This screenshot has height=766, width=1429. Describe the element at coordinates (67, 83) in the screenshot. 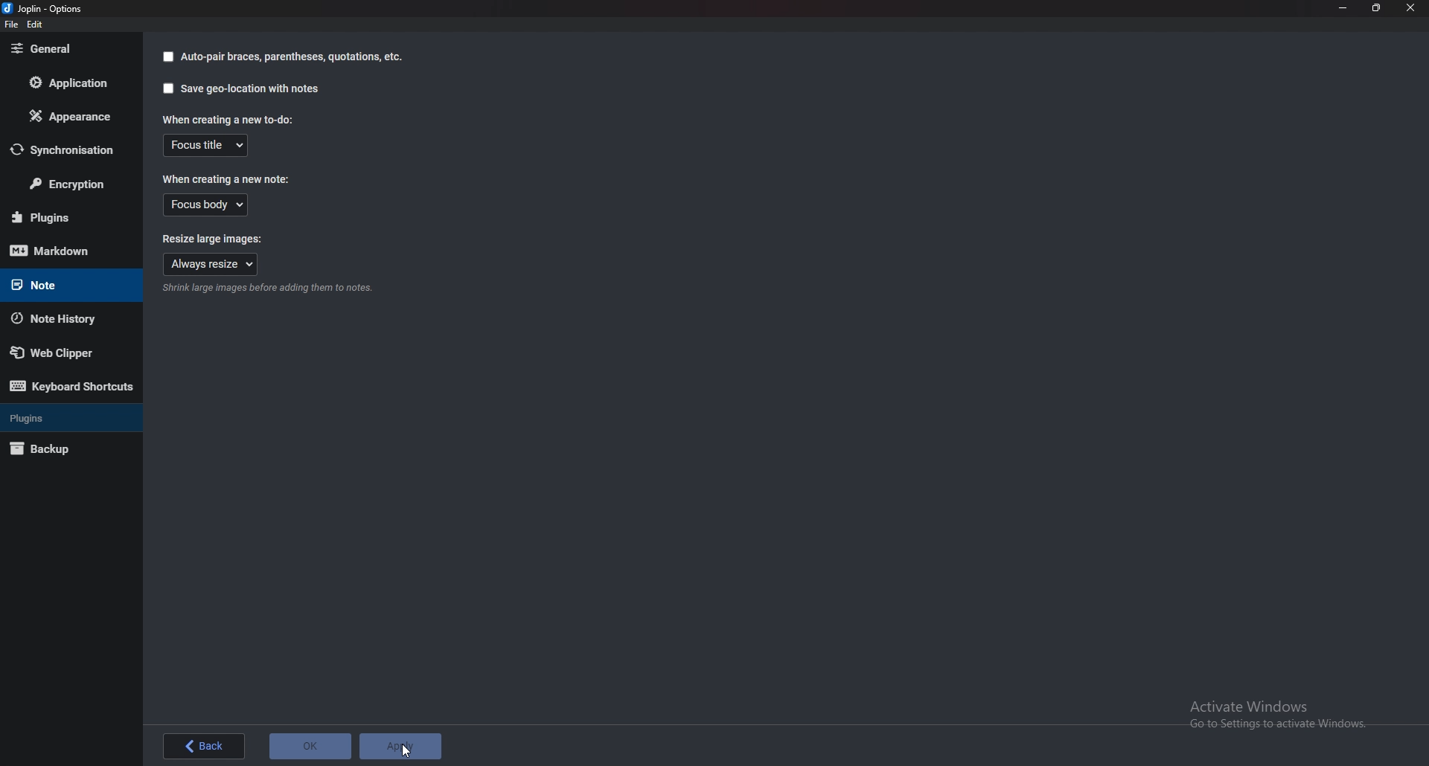

I see `Application` at that location.